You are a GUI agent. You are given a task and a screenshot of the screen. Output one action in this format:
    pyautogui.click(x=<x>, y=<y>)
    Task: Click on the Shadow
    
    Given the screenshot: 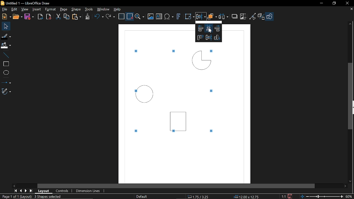 What is the action you would take?
    pyautogui.click(x=235, y=17)
    